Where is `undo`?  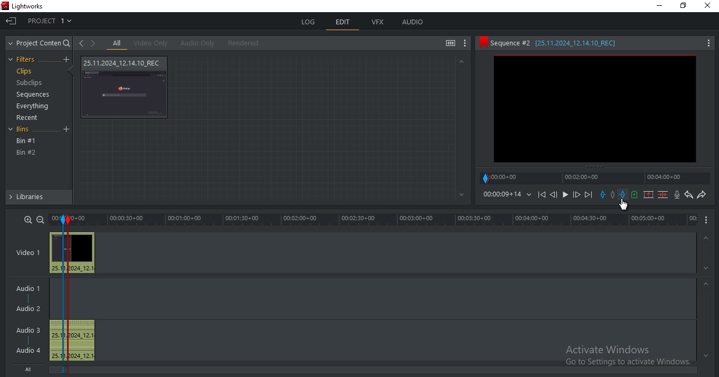
undo is located at coordinates (689, 195).